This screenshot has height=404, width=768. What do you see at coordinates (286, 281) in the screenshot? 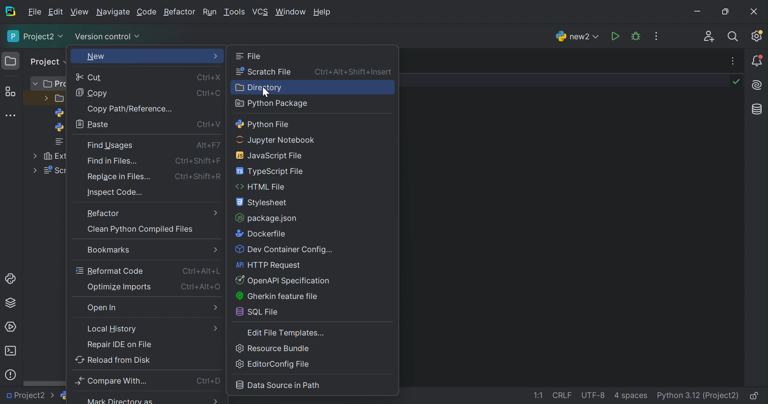
I see `Open API Specification` at bounding box center [286, 281].